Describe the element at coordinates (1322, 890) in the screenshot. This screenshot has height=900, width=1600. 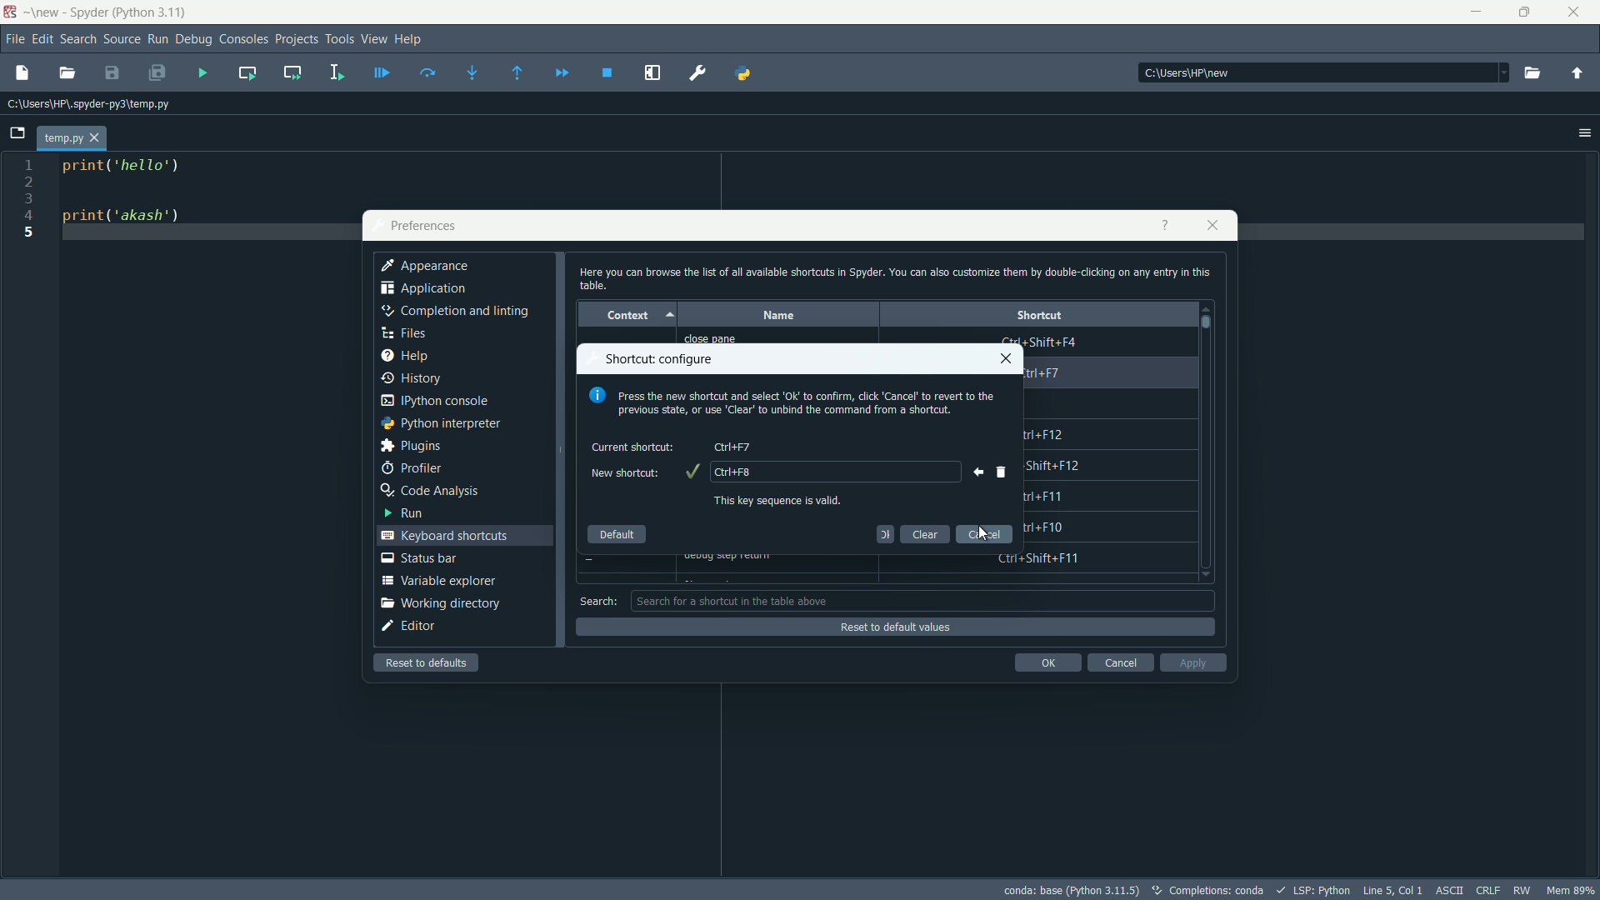
I see `LSP:Python` at that location.